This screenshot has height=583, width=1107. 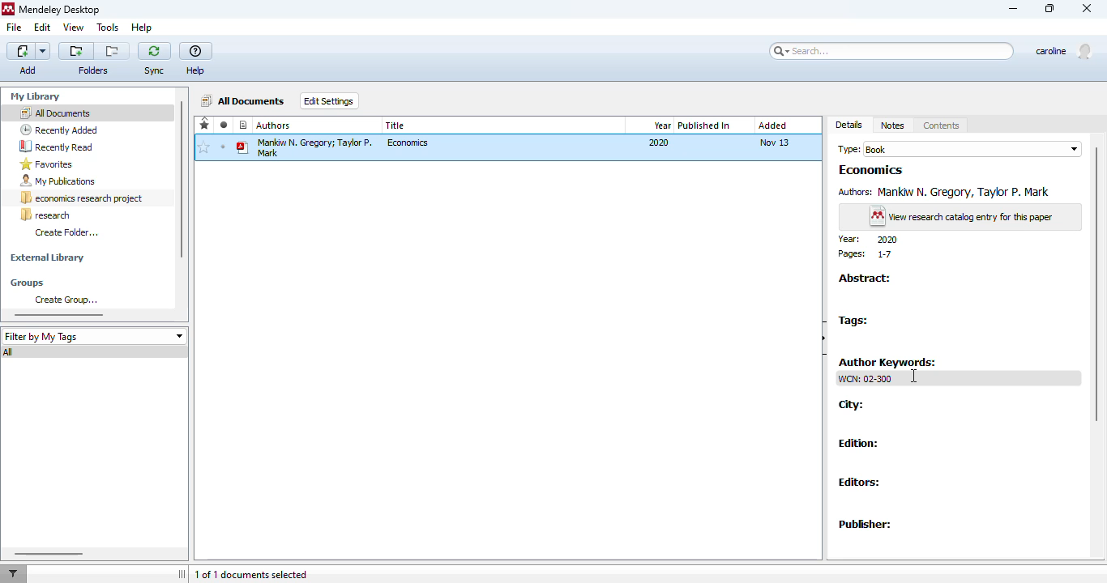 What do you see at coordinates (182, 179) in the screenshot?
I see `vertical scroll bar` at bounding box center [182, 179].